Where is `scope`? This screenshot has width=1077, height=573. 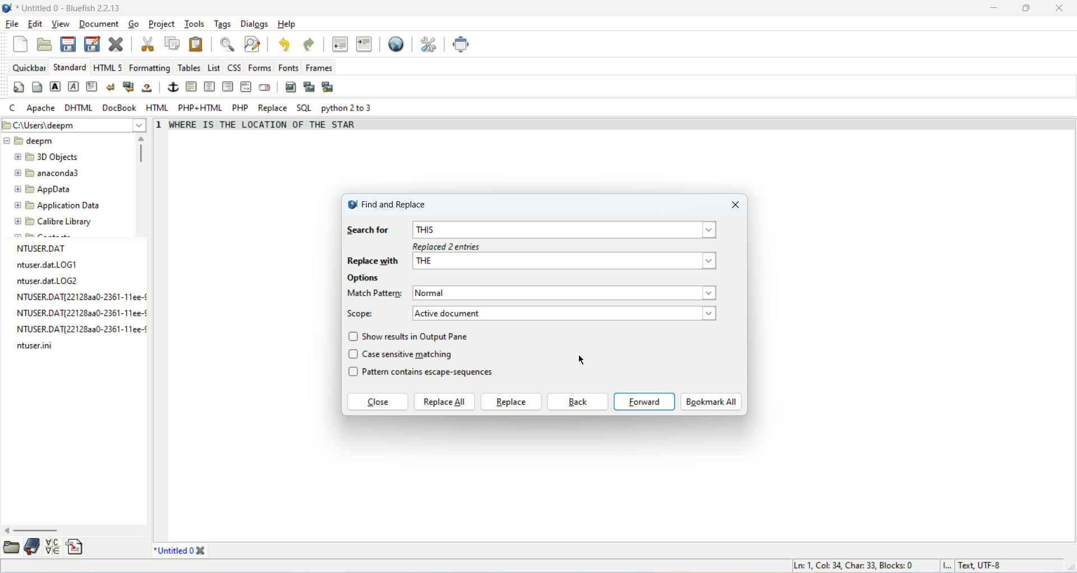 scope is located at coordinates (362, 314).